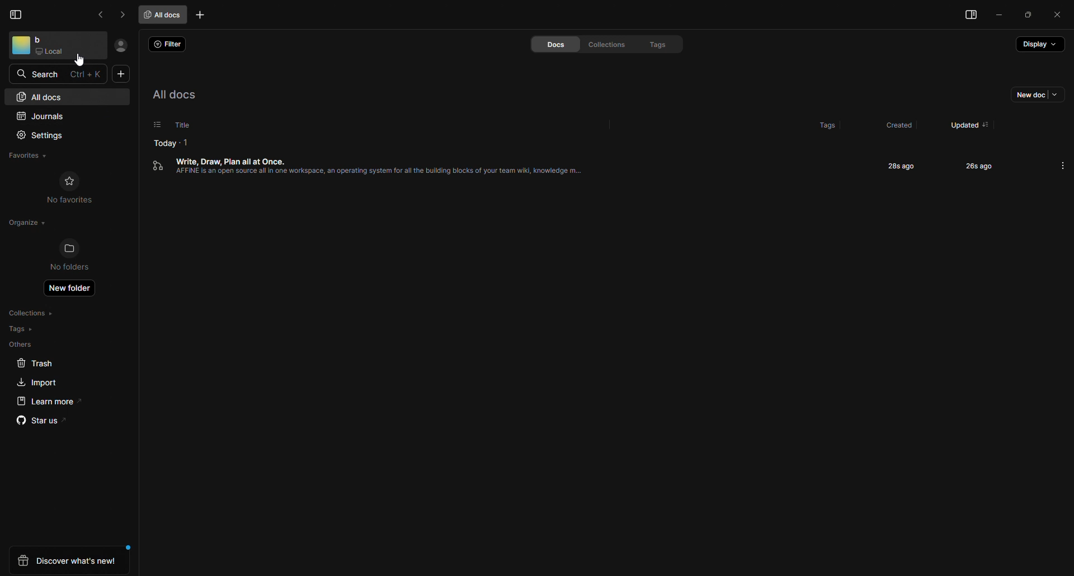  Describe the element at coordinates (25, 223) in the screenshot. I see `organize` at that location.